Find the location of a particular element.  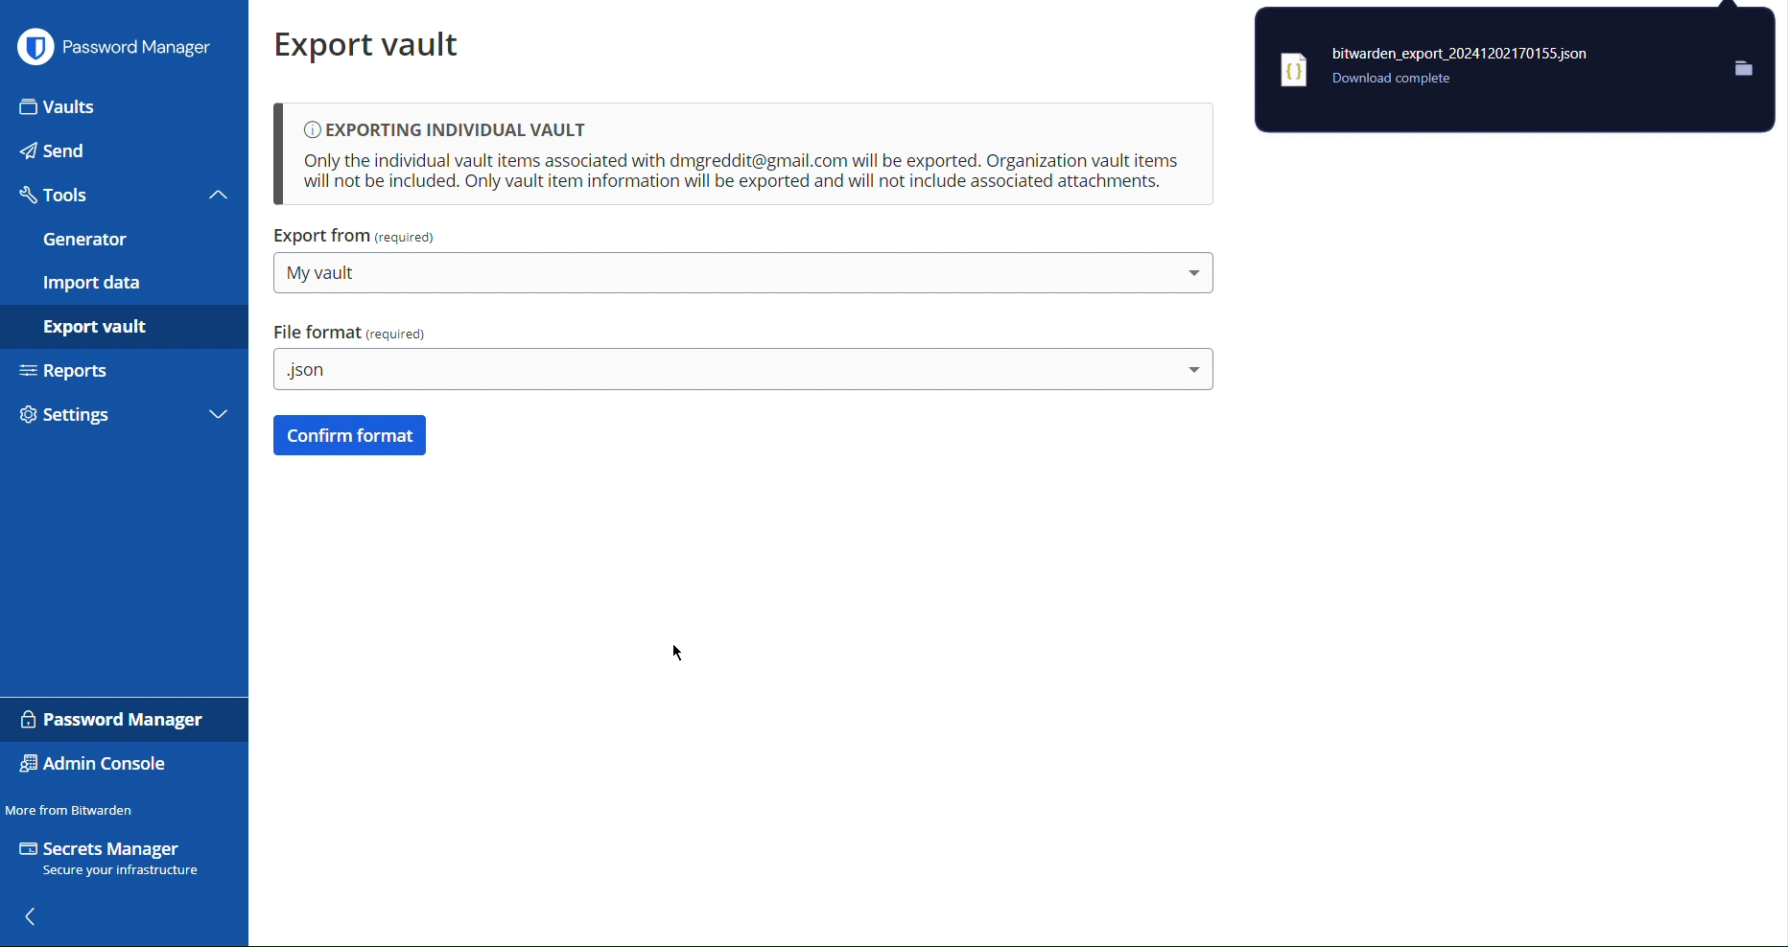

Generator is located at coordinates (121, 242).